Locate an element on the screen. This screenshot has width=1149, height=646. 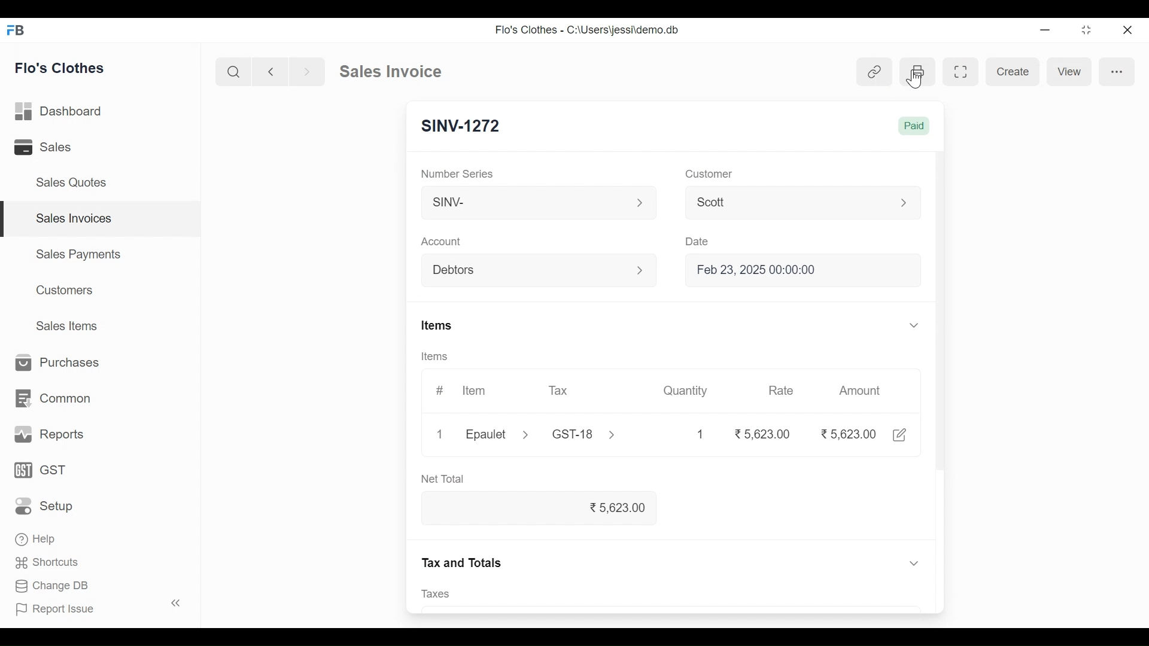
Change DB is located at coordinates (51, 585).